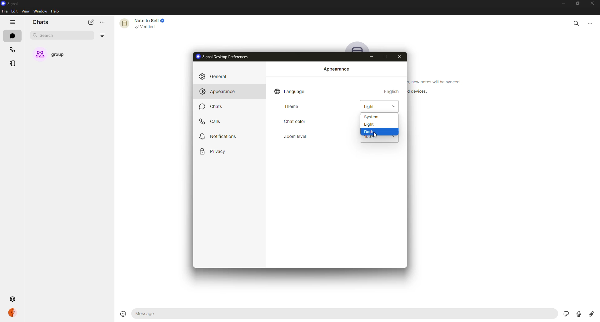 The image size is (600, 322). What do you see at coordinates (55, 55) in the screenshot?
I see `group` at bounding box center [55, 55].